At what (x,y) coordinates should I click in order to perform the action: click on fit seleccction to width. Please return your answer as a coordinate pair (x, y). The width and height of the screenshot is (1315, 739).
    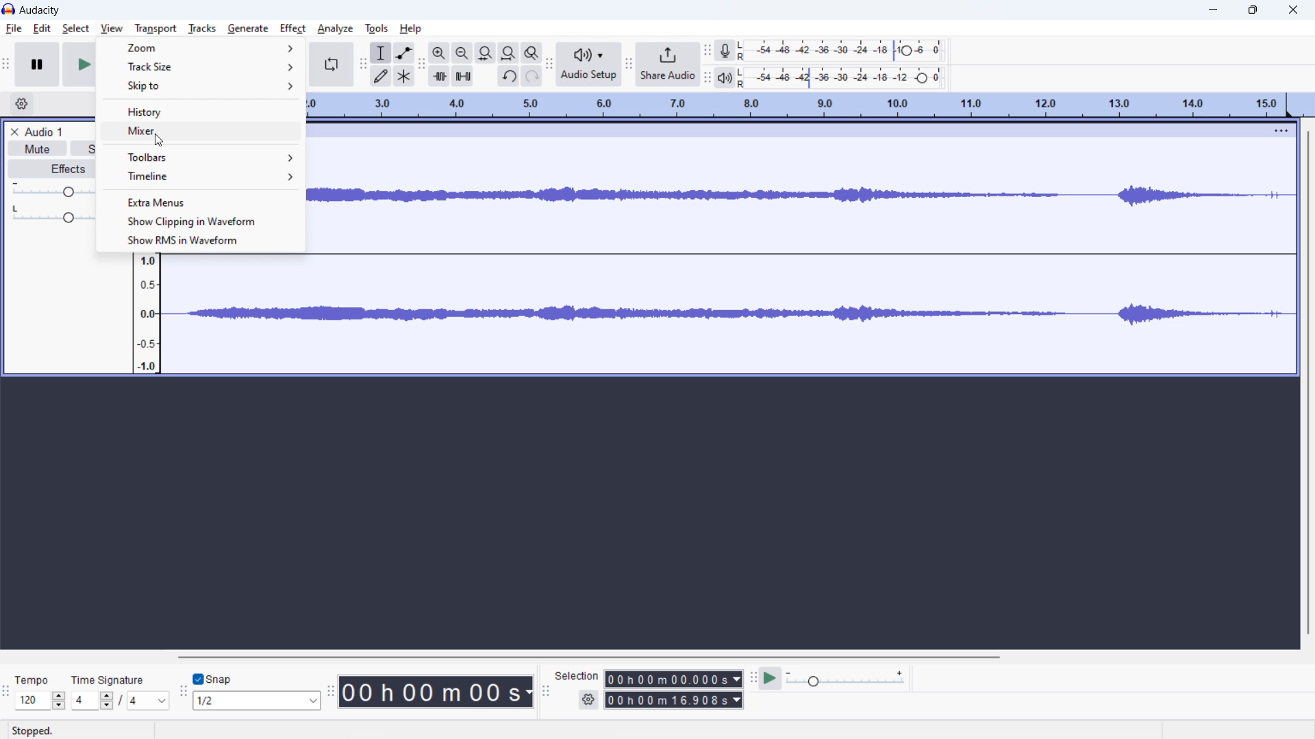
    Looking at the image, I should click on (486, 53).